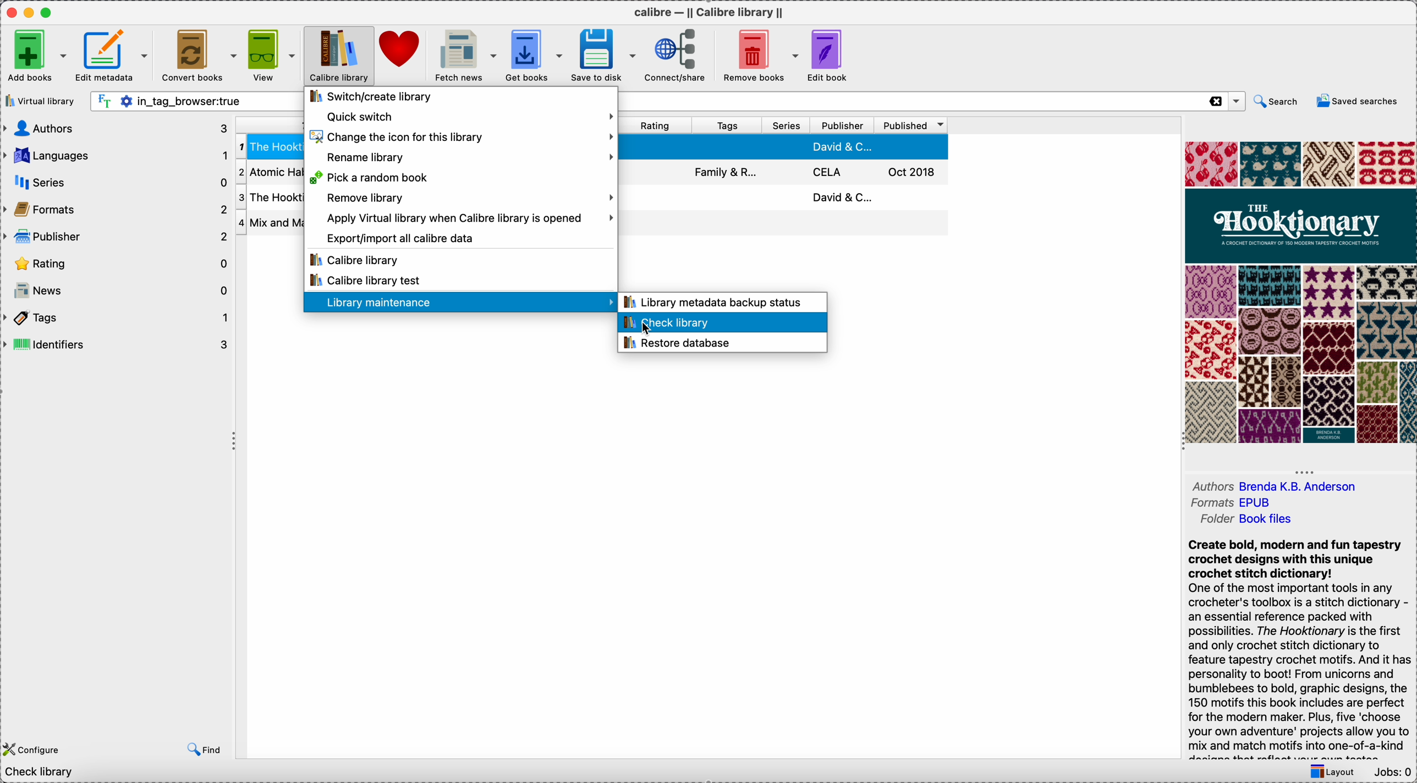  Describe the element at coordinates (113, 59) in the screenshot. I see `edit metadata` at that location.